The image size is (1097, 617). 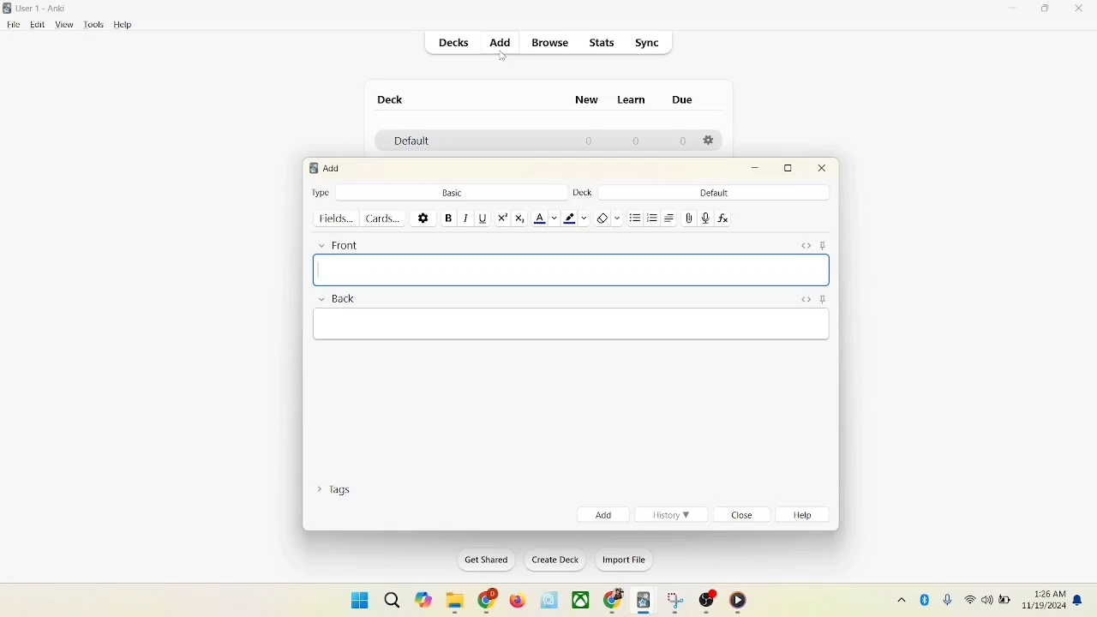 What do you see at coordinates (804, 298) in the screenshot?
I see `HTML editor` at bounding box center [804, 298].